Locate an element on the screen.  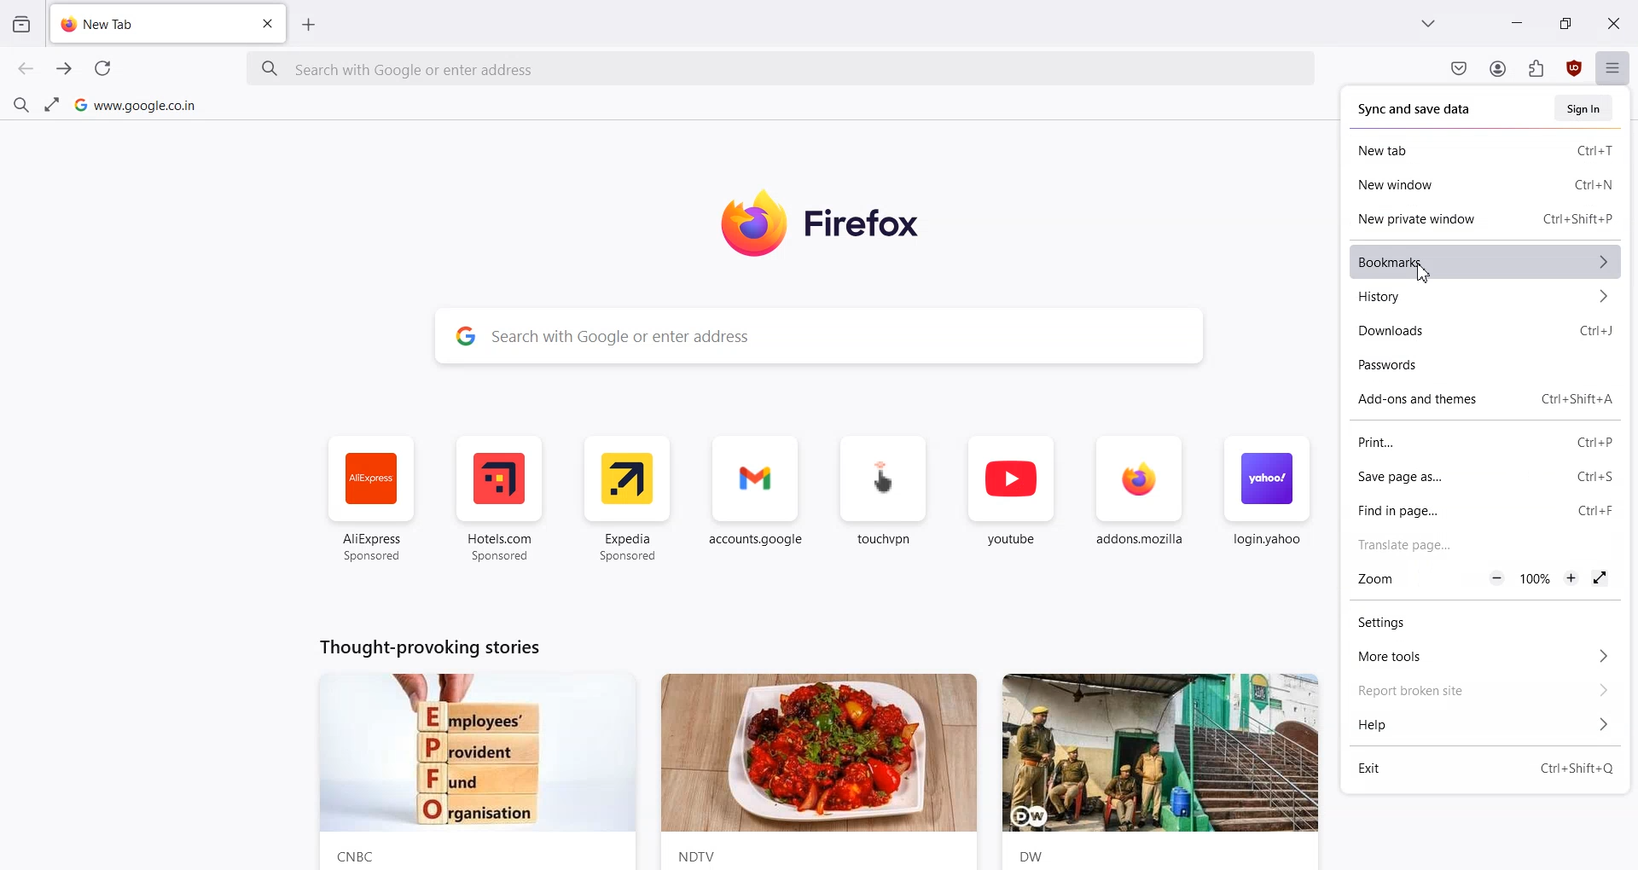
Extensions is located at coordinates (1536, 68).